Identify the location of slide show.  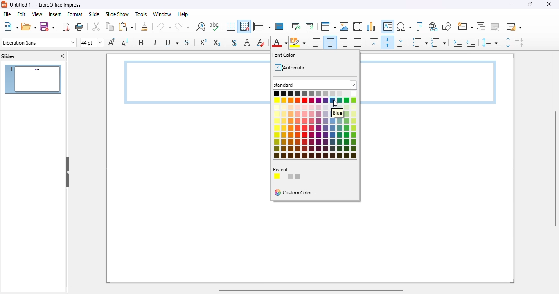
(118, 14).